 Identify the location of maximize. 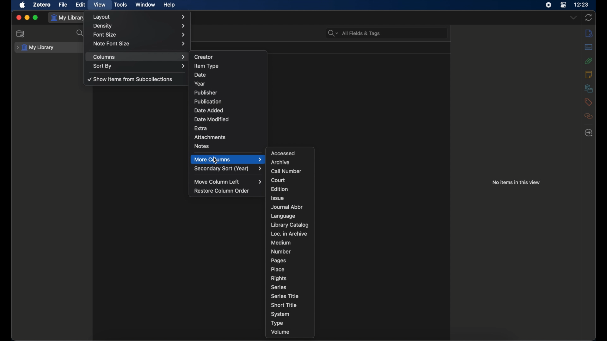
(36, 17).